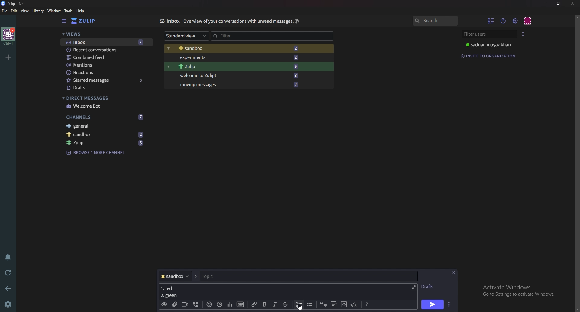 The height and width of the screenshot is (312, 580). I want to click on back, so click(9, 288).